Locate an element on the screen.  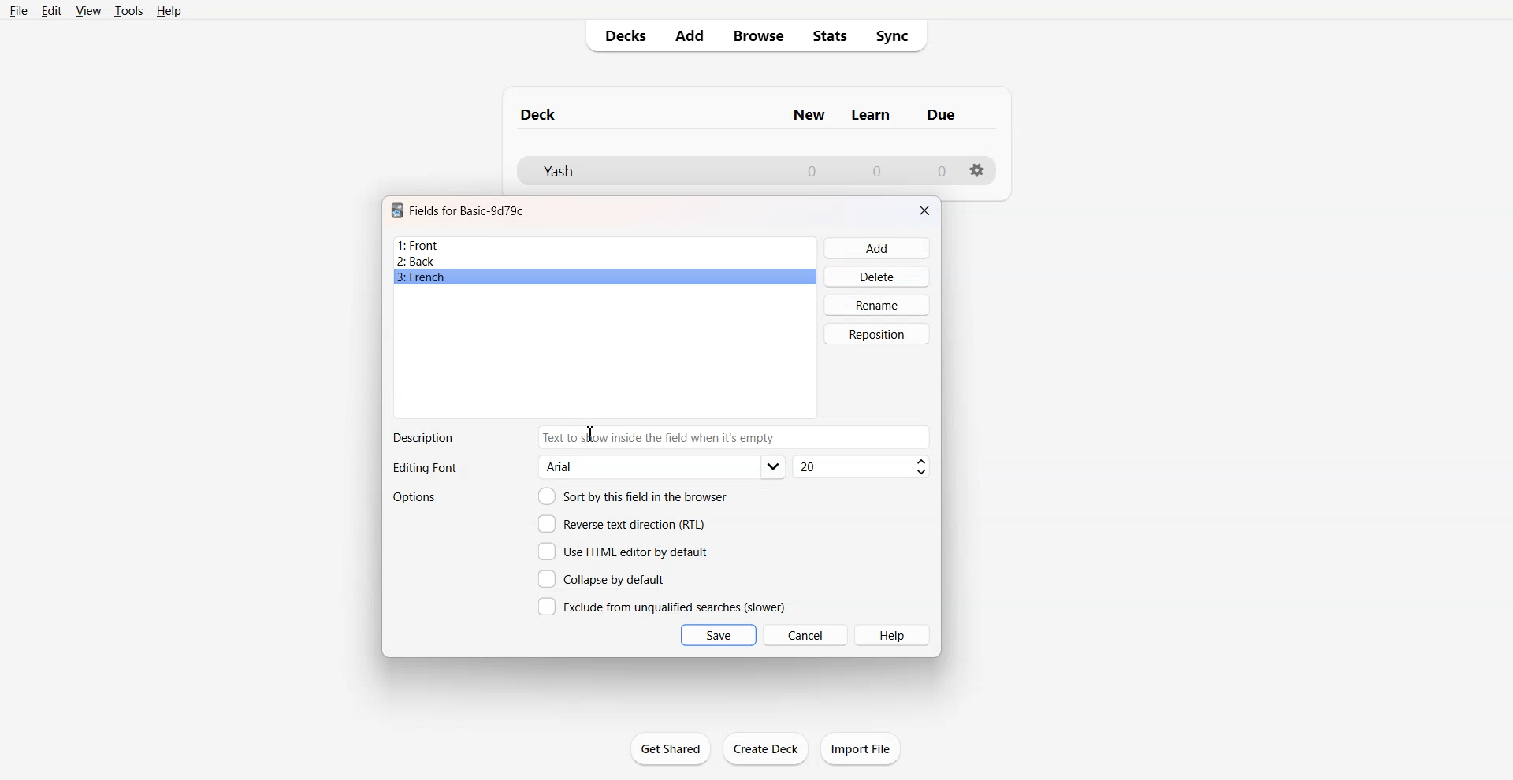
Close is located at coordinates (924, 210).